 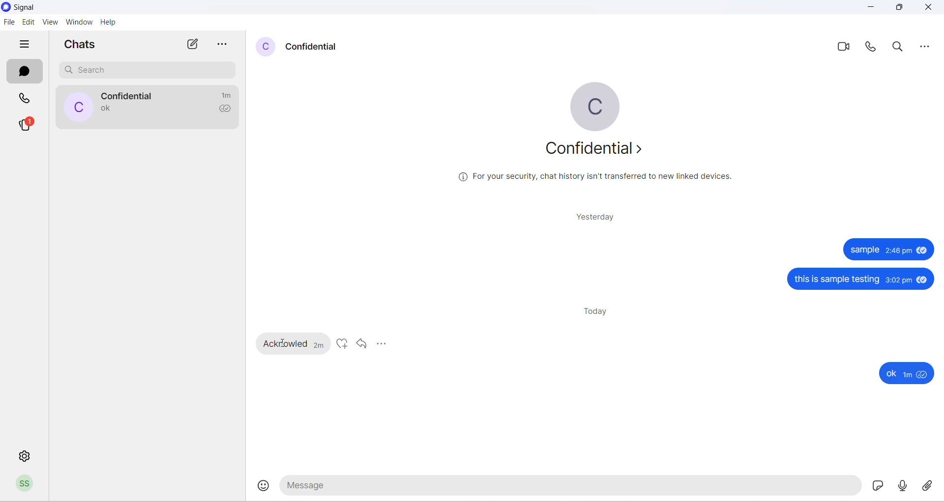 What do you see at coordinates (23, 97) in the screenshot?
I see `calls` at bounding box center [23, 97].